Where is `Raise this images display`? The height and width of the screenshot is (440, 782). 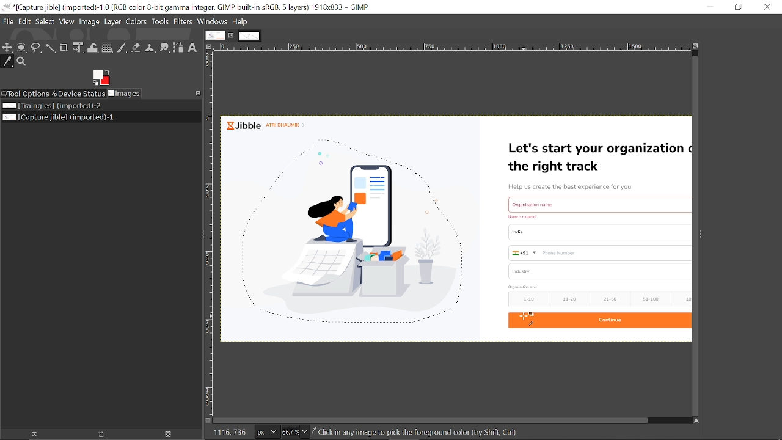
Raise this images display is located at coordinates (30, 435).